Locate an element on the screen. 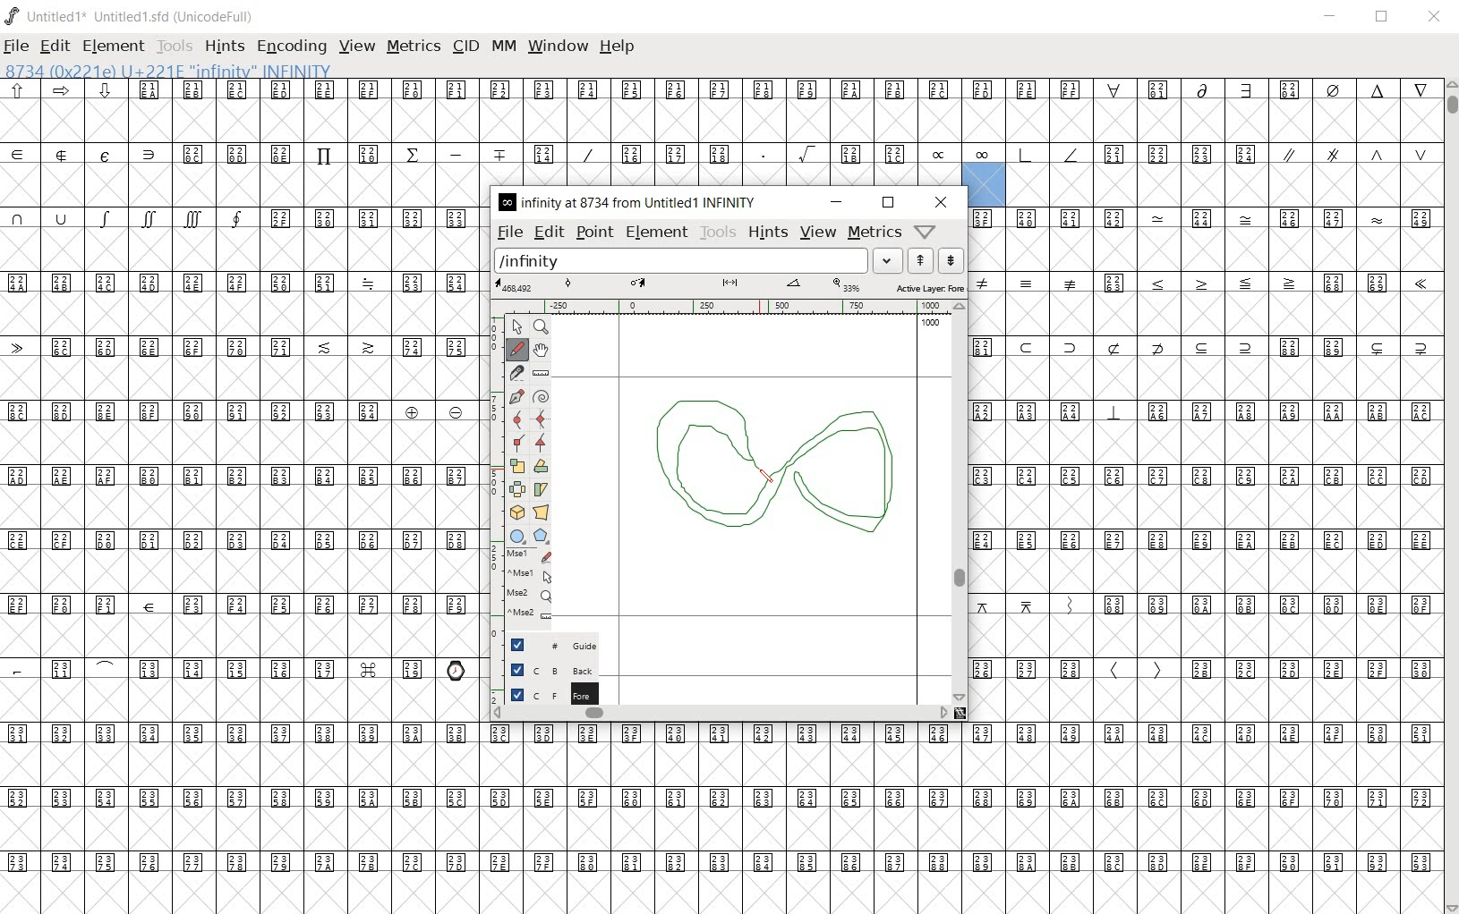 This screenshot has height=914, width=1459. empty glyph slots is located at coordinates (1207, 442).